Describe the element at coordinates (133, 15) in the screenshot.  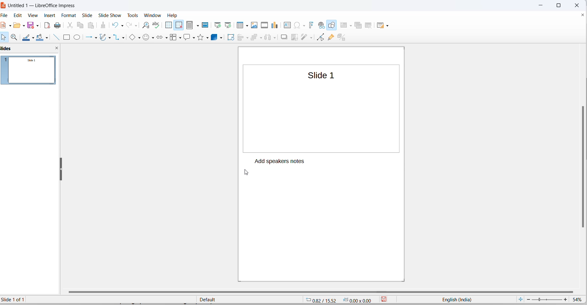
I see `tools` at that location.